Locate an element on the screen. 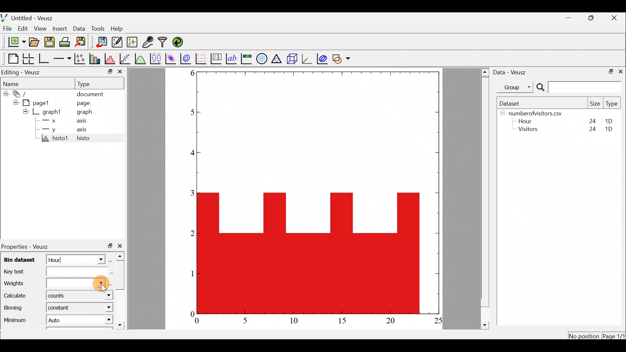 The height and width of the screenshot is (352, 626). Dataset is located at coordinates (514, 103).